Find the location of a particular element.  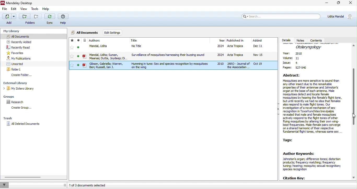

issue:4 is located at coordinates (291, 63).